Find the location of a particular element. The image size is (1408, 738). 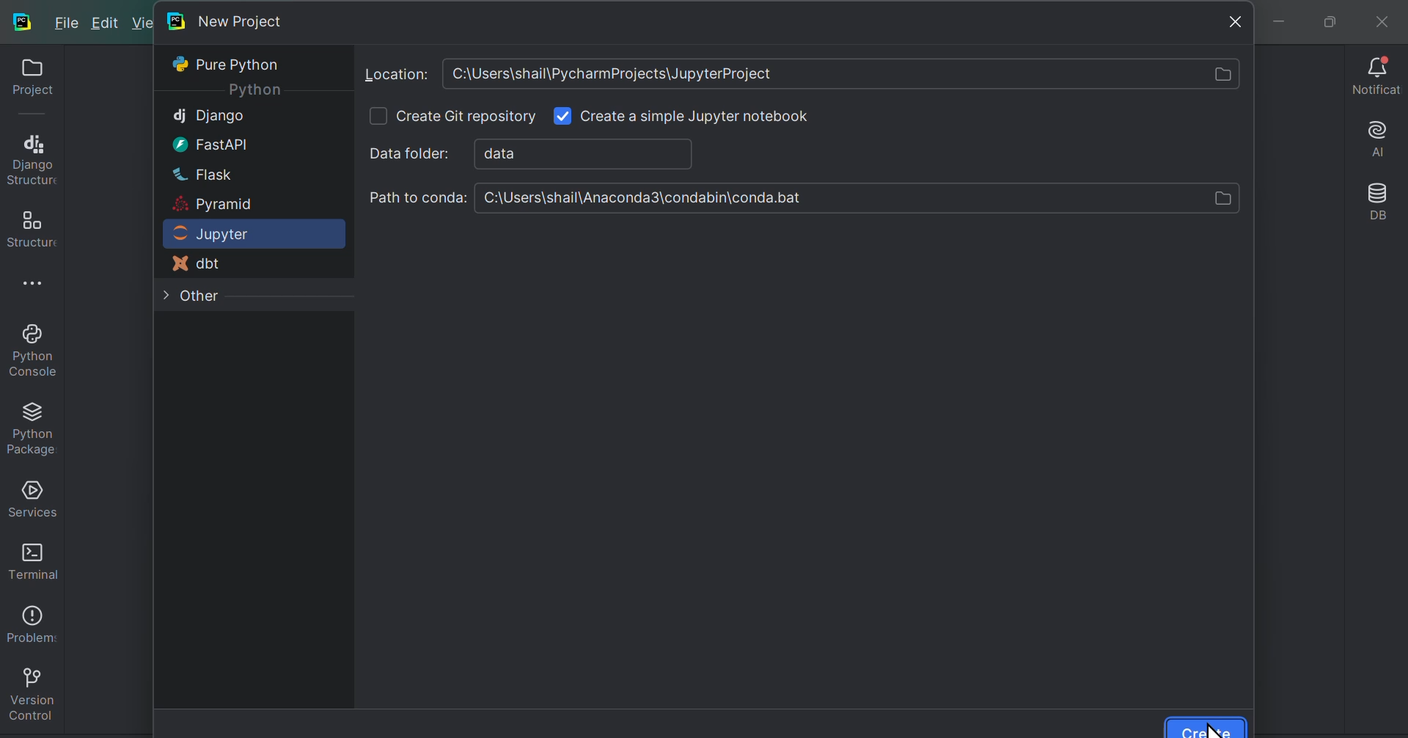

Other is located at coordinates (199, 297).